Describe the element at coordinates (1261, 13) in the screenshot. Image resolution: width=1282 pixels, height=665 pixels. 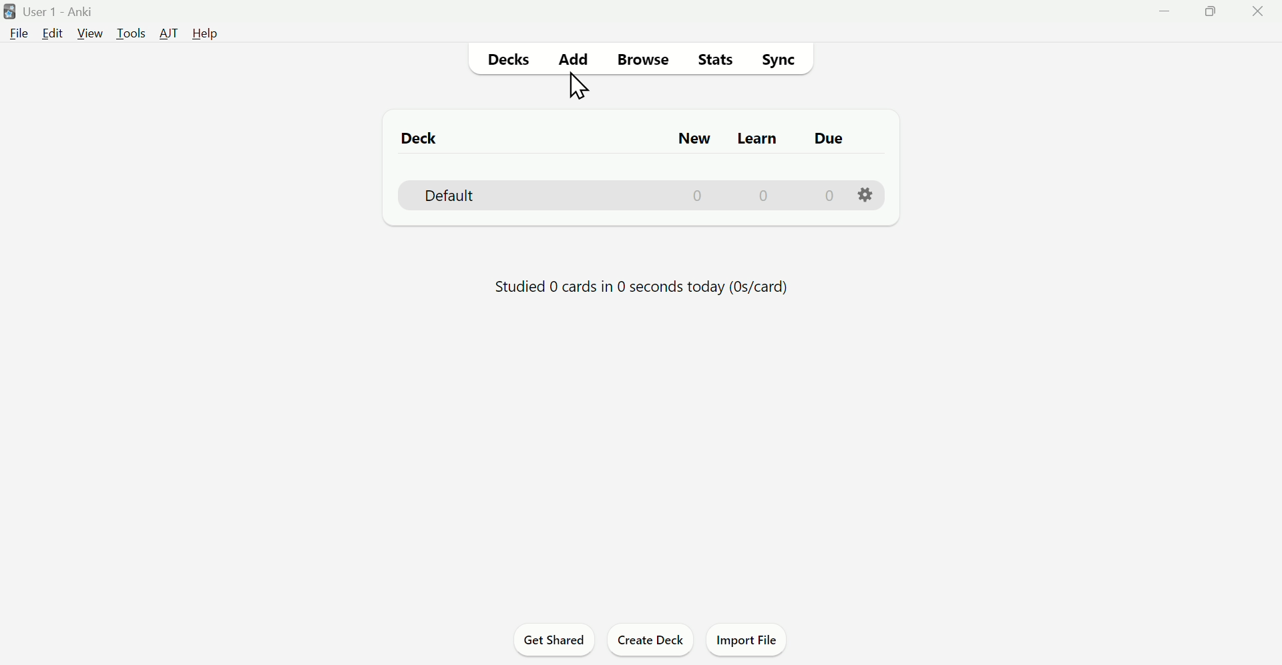
I see `Close` at that location.